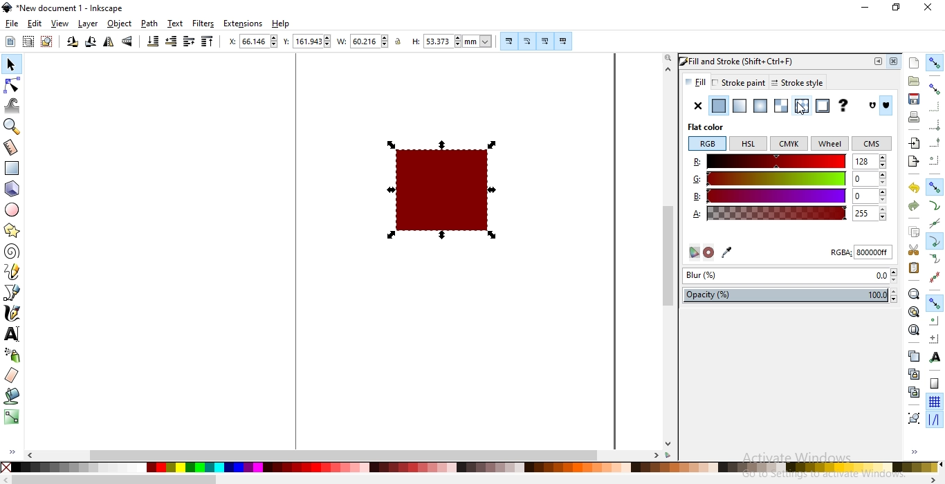 Image resolution: width=945 pixels, height=484 pixels. Describe the element at coordinates (915, 373) in the screenshot. I see `create a clone` at that location.